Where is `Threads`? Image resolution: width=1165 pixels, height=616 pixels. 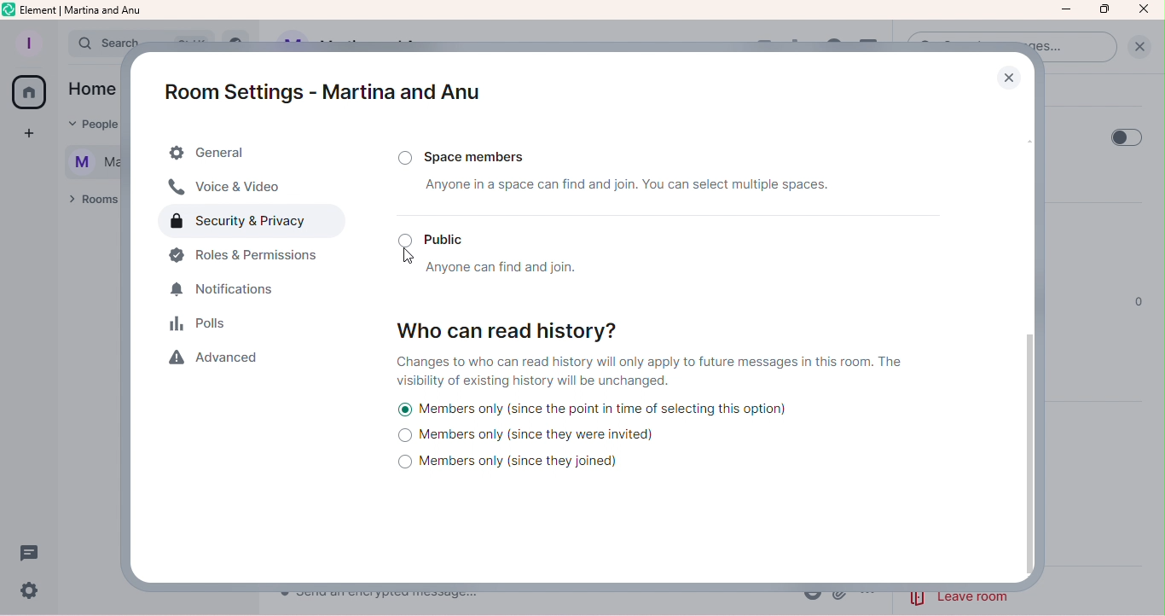 Threads is located at coordinates (32, 549).